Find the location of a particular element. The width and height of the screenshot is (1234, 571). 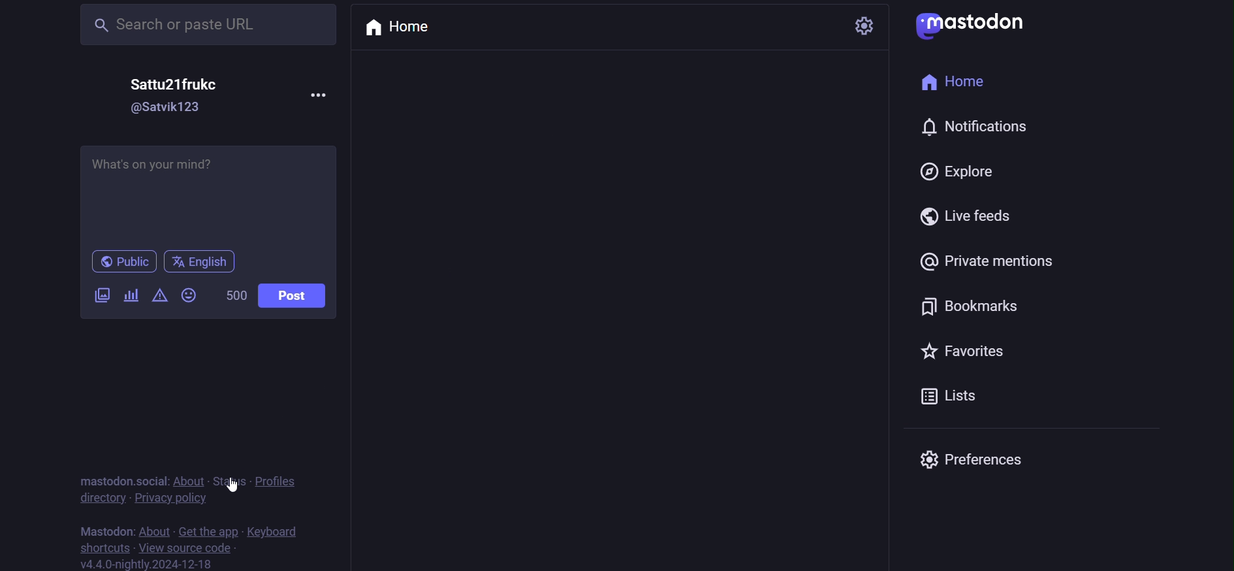

about is located at coordinates (154, 531).